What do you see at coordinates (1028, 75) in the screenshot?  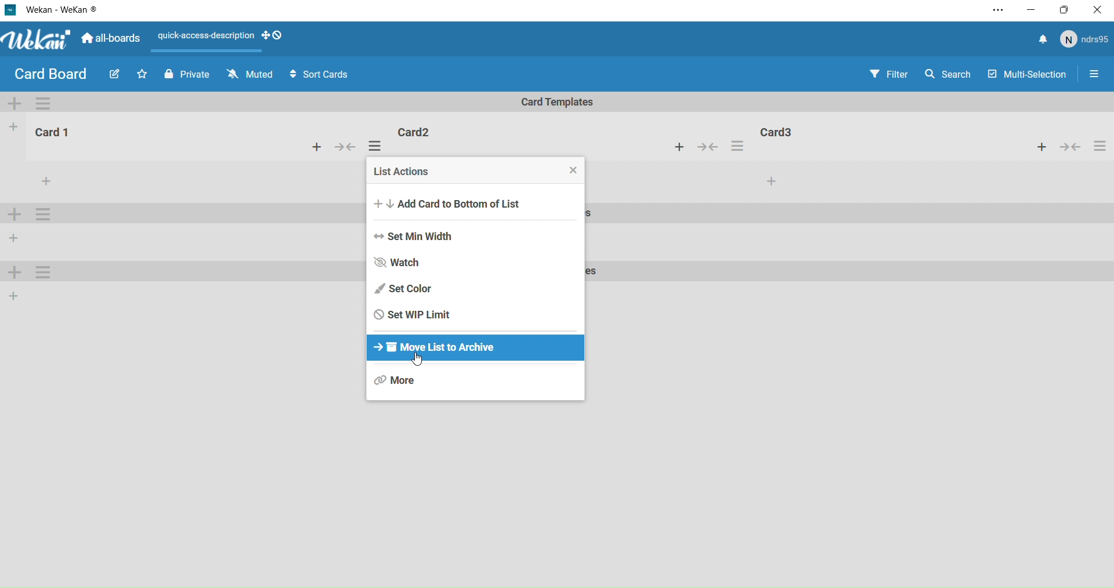 I see `multi selection` at bounding box center [1028, 75].